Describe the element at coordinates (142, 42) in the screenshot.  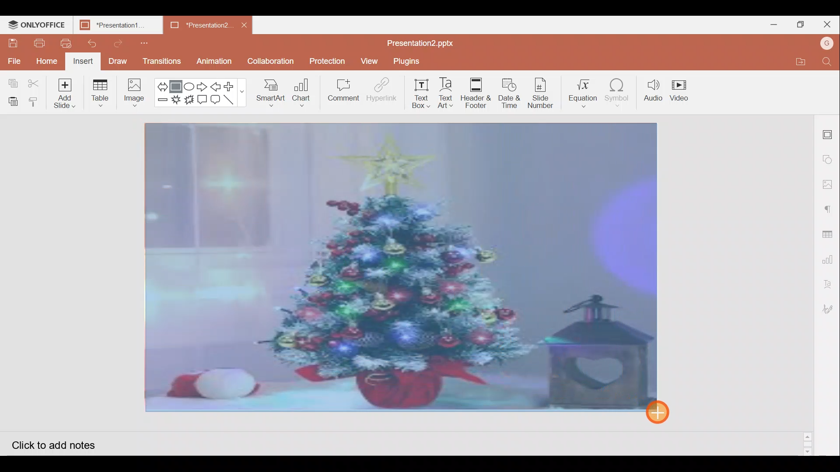
I see `Customize quick access toolbar` at that location.